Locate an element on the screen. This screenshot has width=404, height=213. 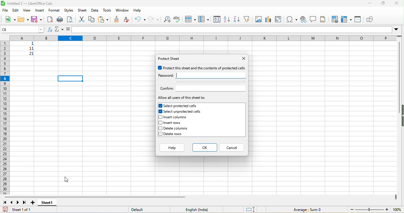
print is located at coordinates (60, 19).